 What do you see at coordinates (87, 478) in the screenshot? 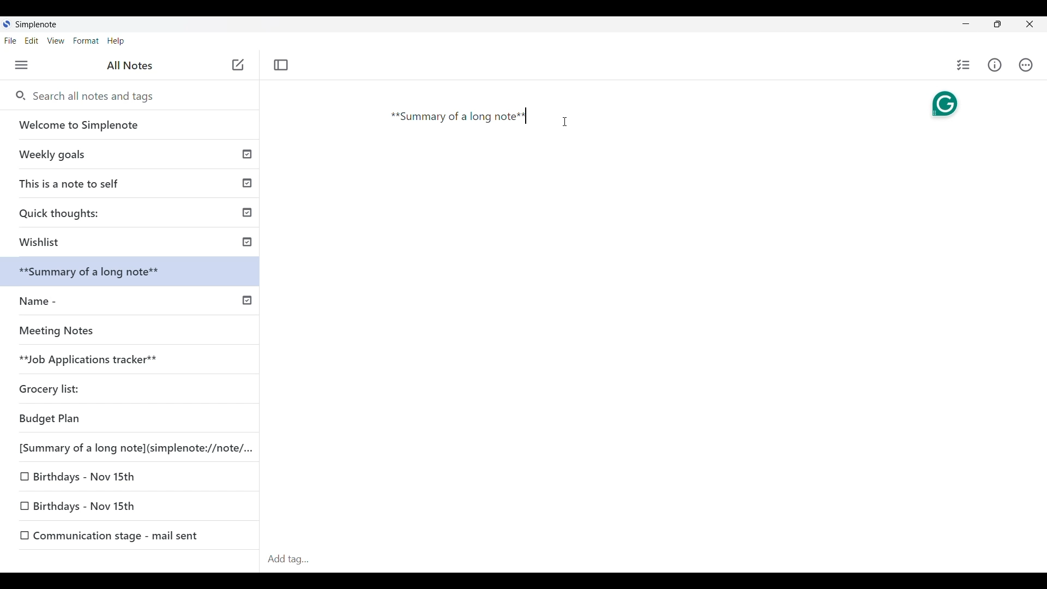
I see `Birthdays-Nov 15th` at bounding box center [87, 478].